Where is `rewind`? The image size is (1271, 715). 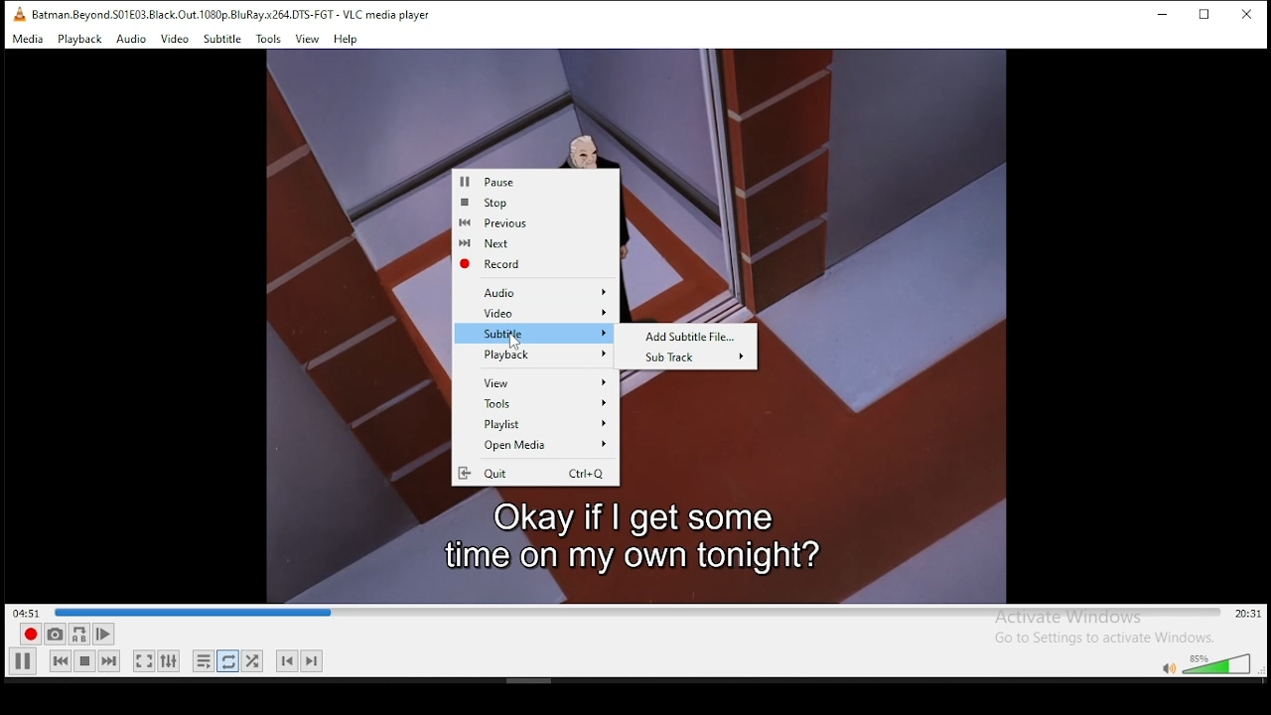 rewind is located at coordinates (61, 662).